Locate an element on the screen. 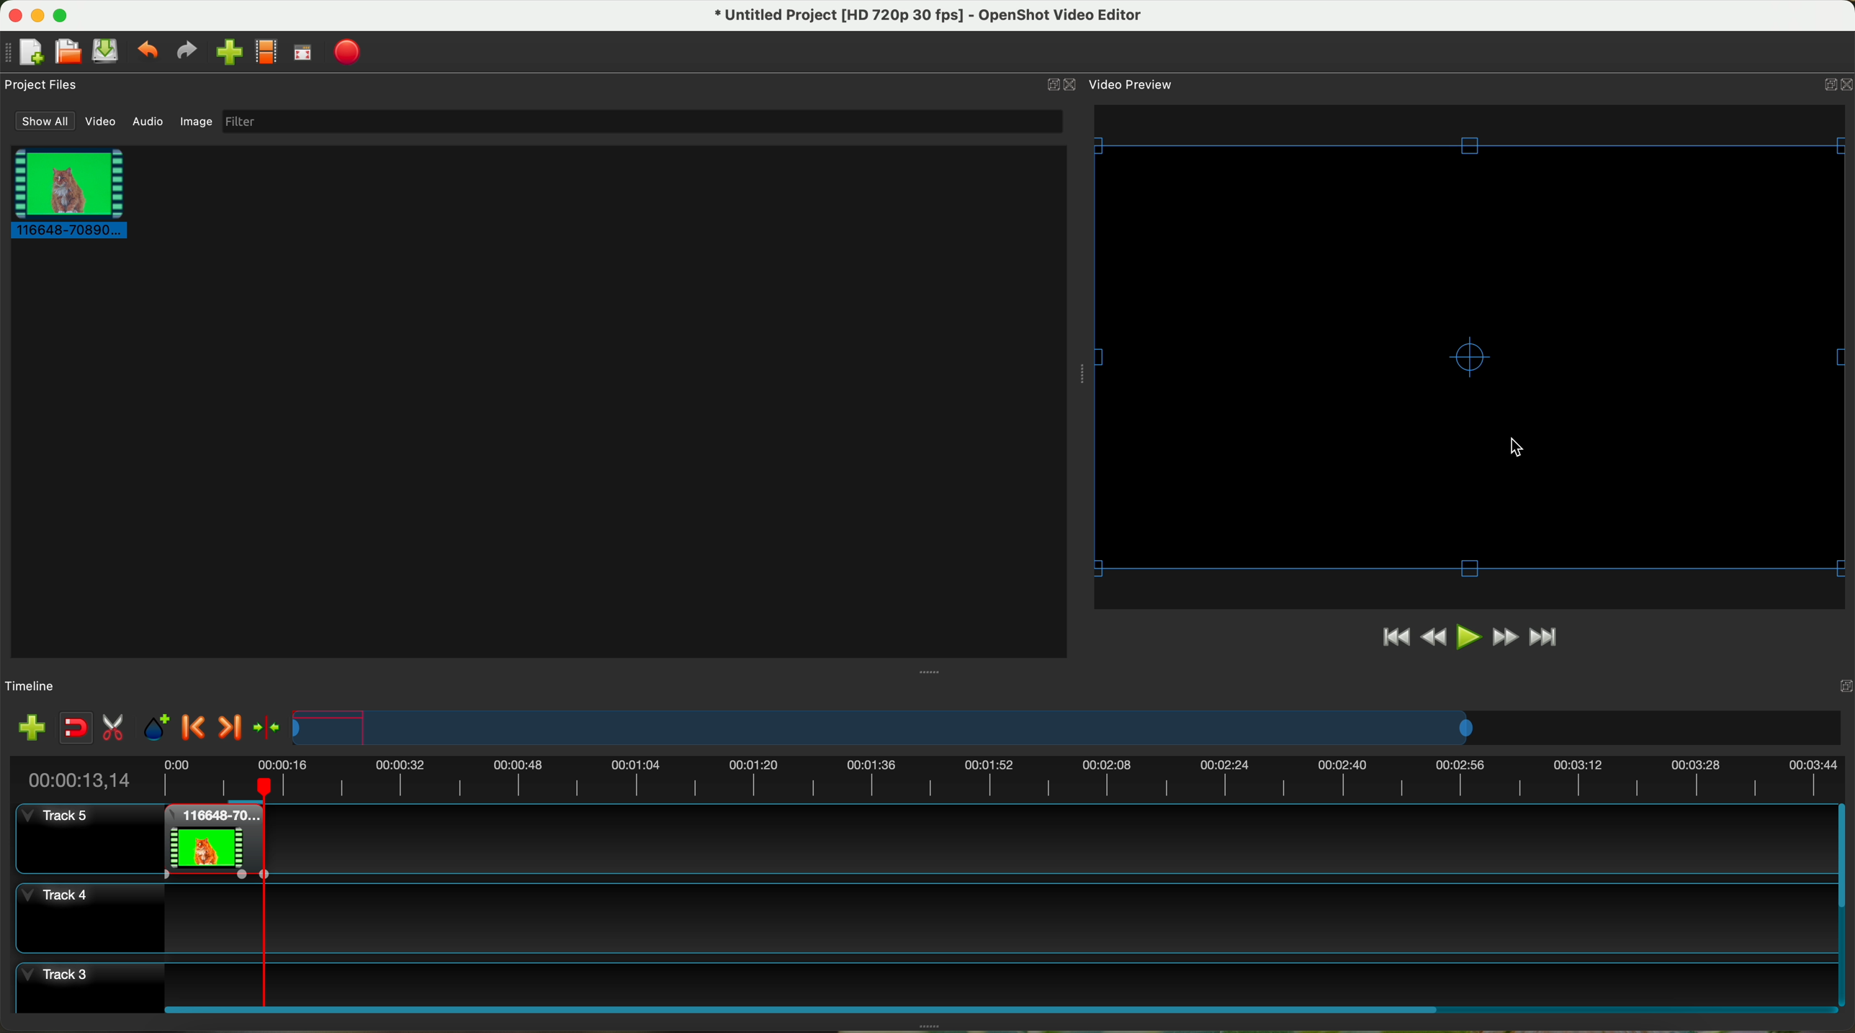  undo is located at coordinates (146, 49).